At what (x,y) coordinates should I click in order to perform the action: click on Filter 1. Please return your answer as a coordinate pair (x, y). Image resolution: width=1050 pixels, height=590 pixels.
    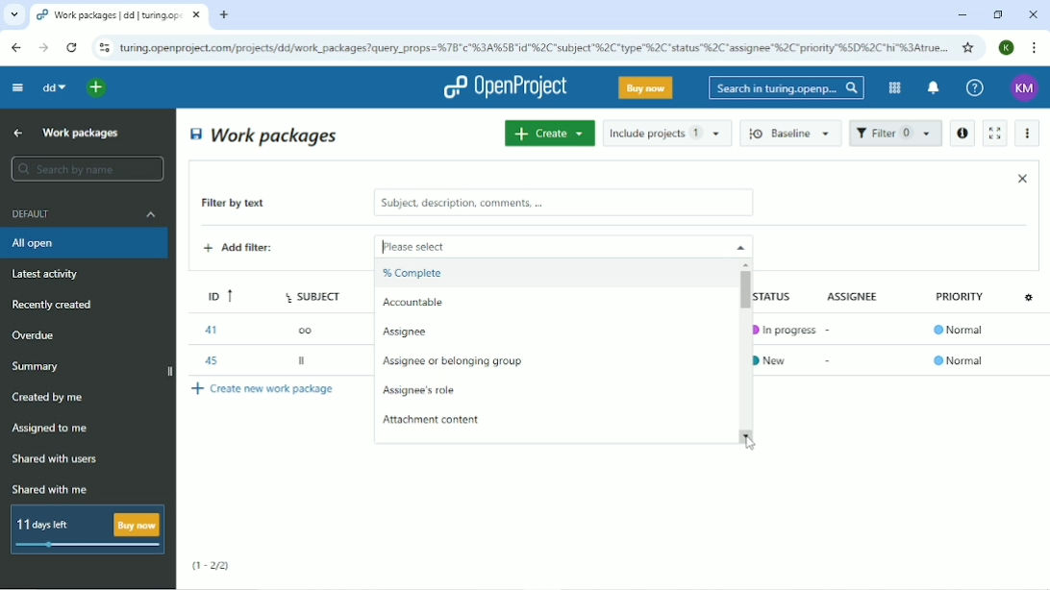
    Looking at the image, I should click on (895, 135).